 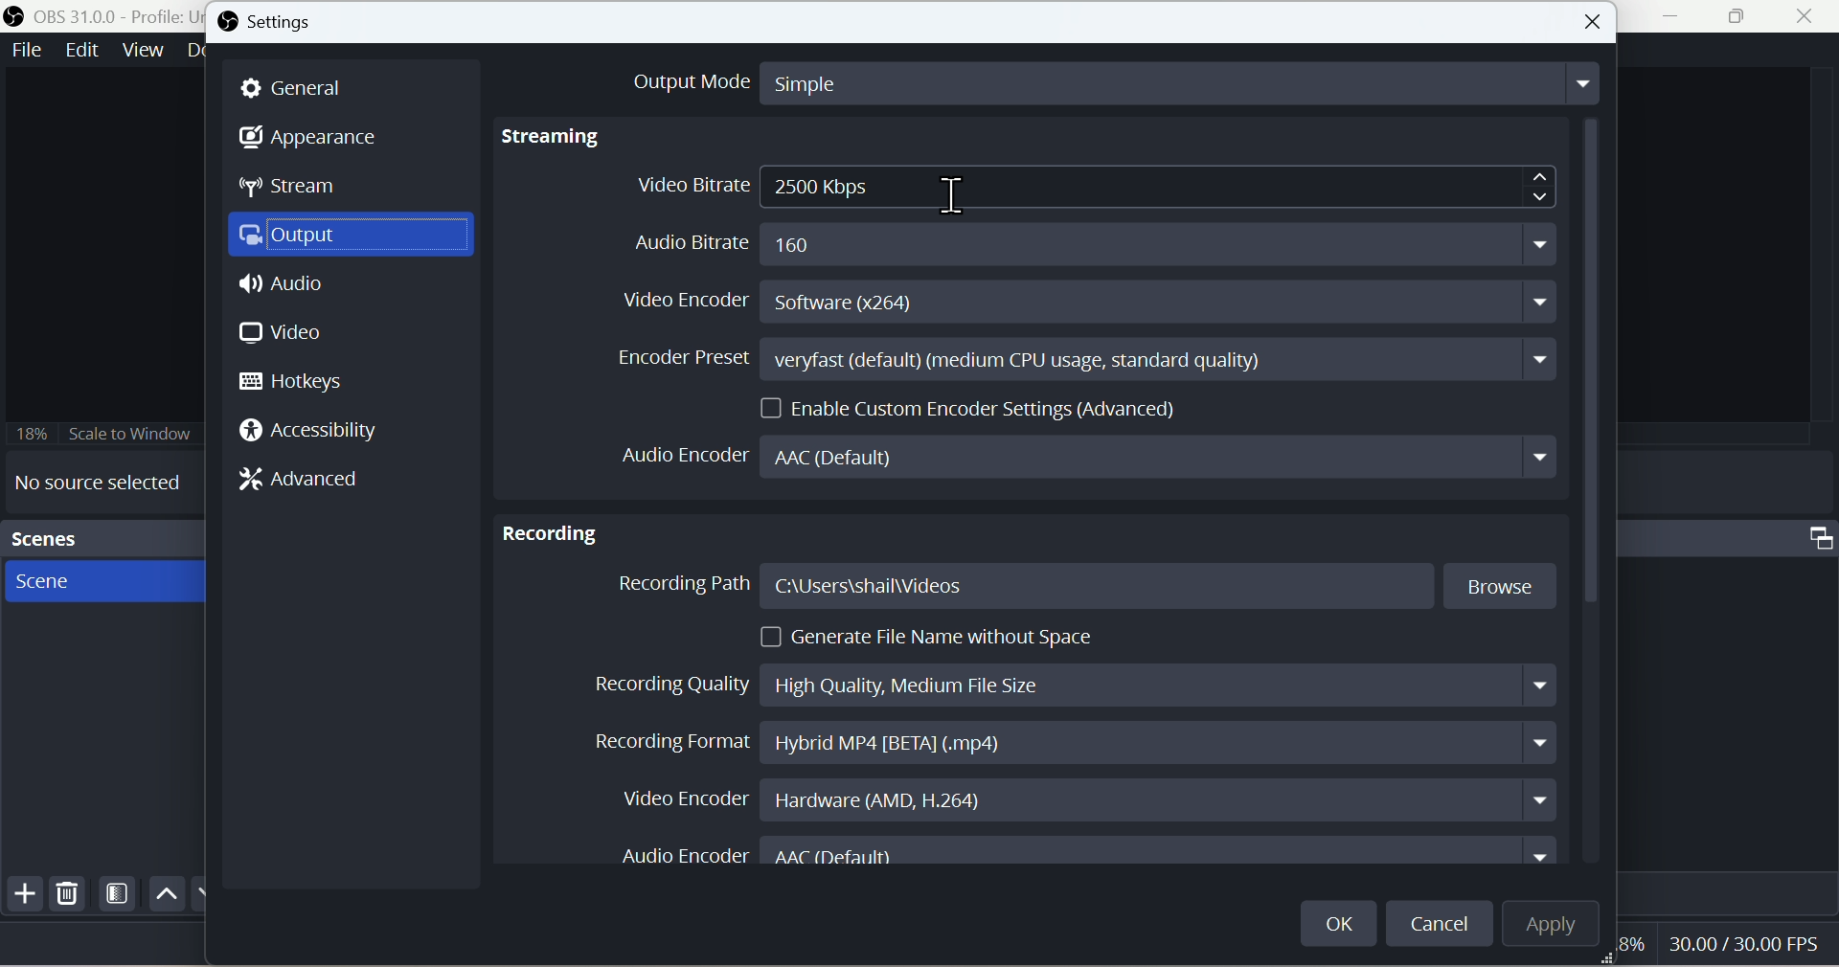 What do you see at coordinates (285, 289) in the screenshot?
I see `Audio` at bounding box center [285, 289].